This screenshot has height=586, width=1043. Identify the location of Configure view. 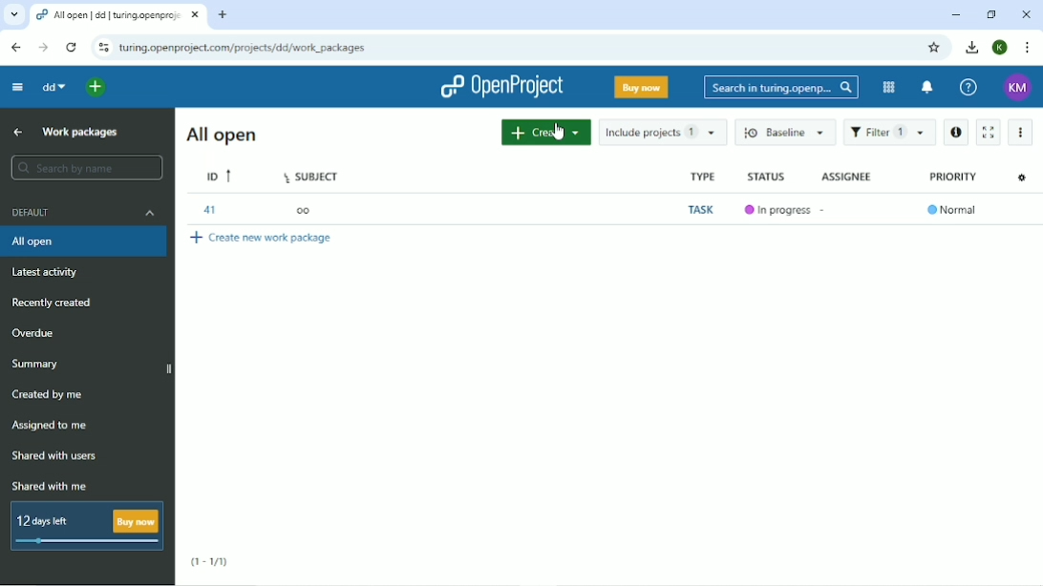
(1023, 177).